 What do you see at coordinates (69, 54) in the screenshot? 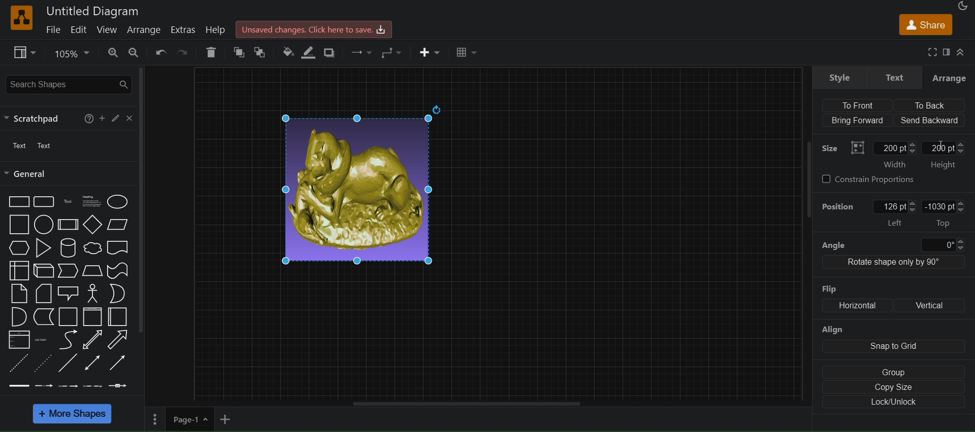
I see `zoom` at bounding box center [69, 54].